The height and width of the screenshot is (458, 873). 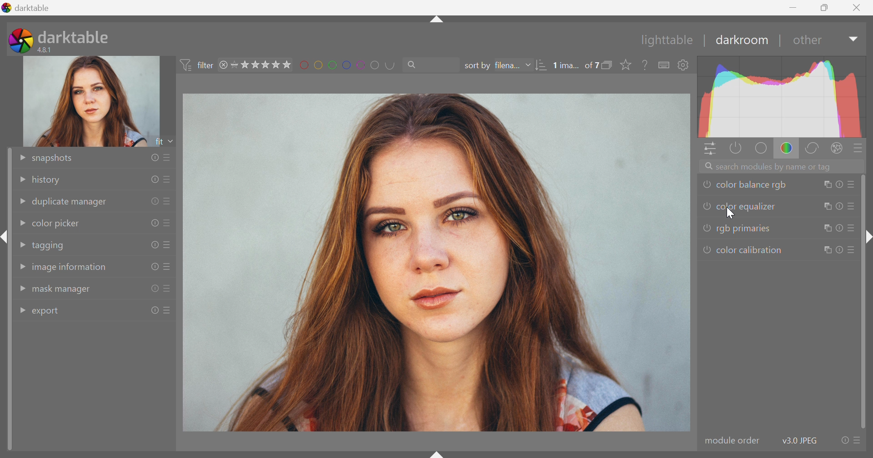 What do you see at coordinates (793, 7) in the screenshot?
I see `Minimize` at bounding box center [793, 7].